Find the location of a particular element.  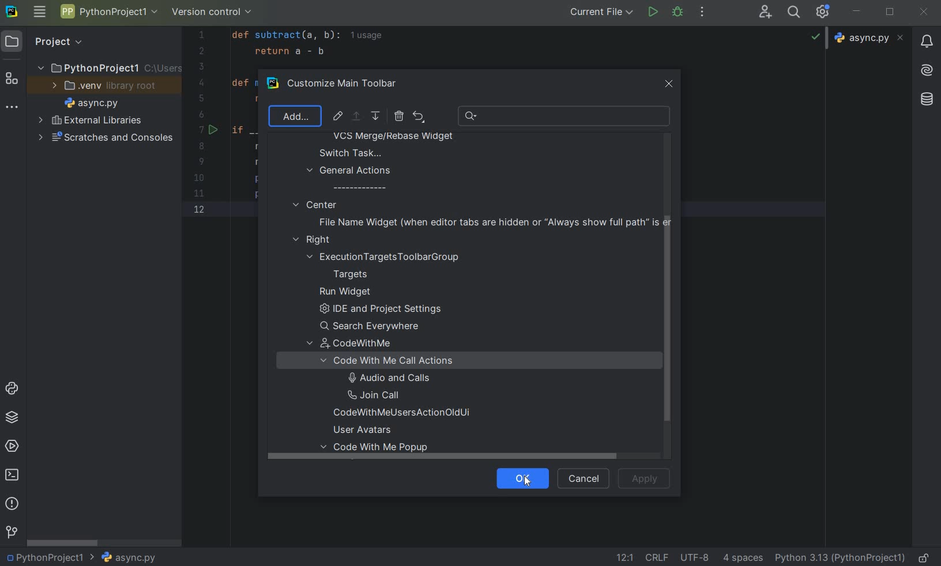

FILE NAME is located at coordinates (128, 558).